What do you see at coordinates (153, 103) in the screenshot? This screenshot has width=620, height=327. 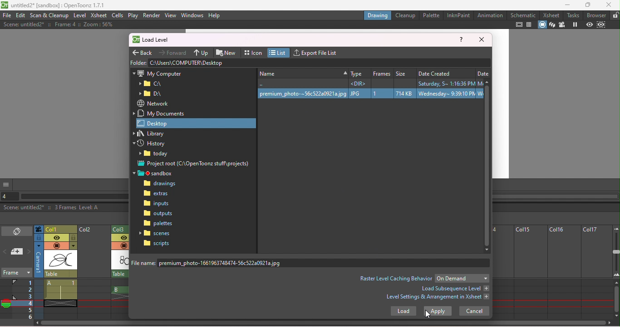 I see `Network` at bounding box center [153, 103].